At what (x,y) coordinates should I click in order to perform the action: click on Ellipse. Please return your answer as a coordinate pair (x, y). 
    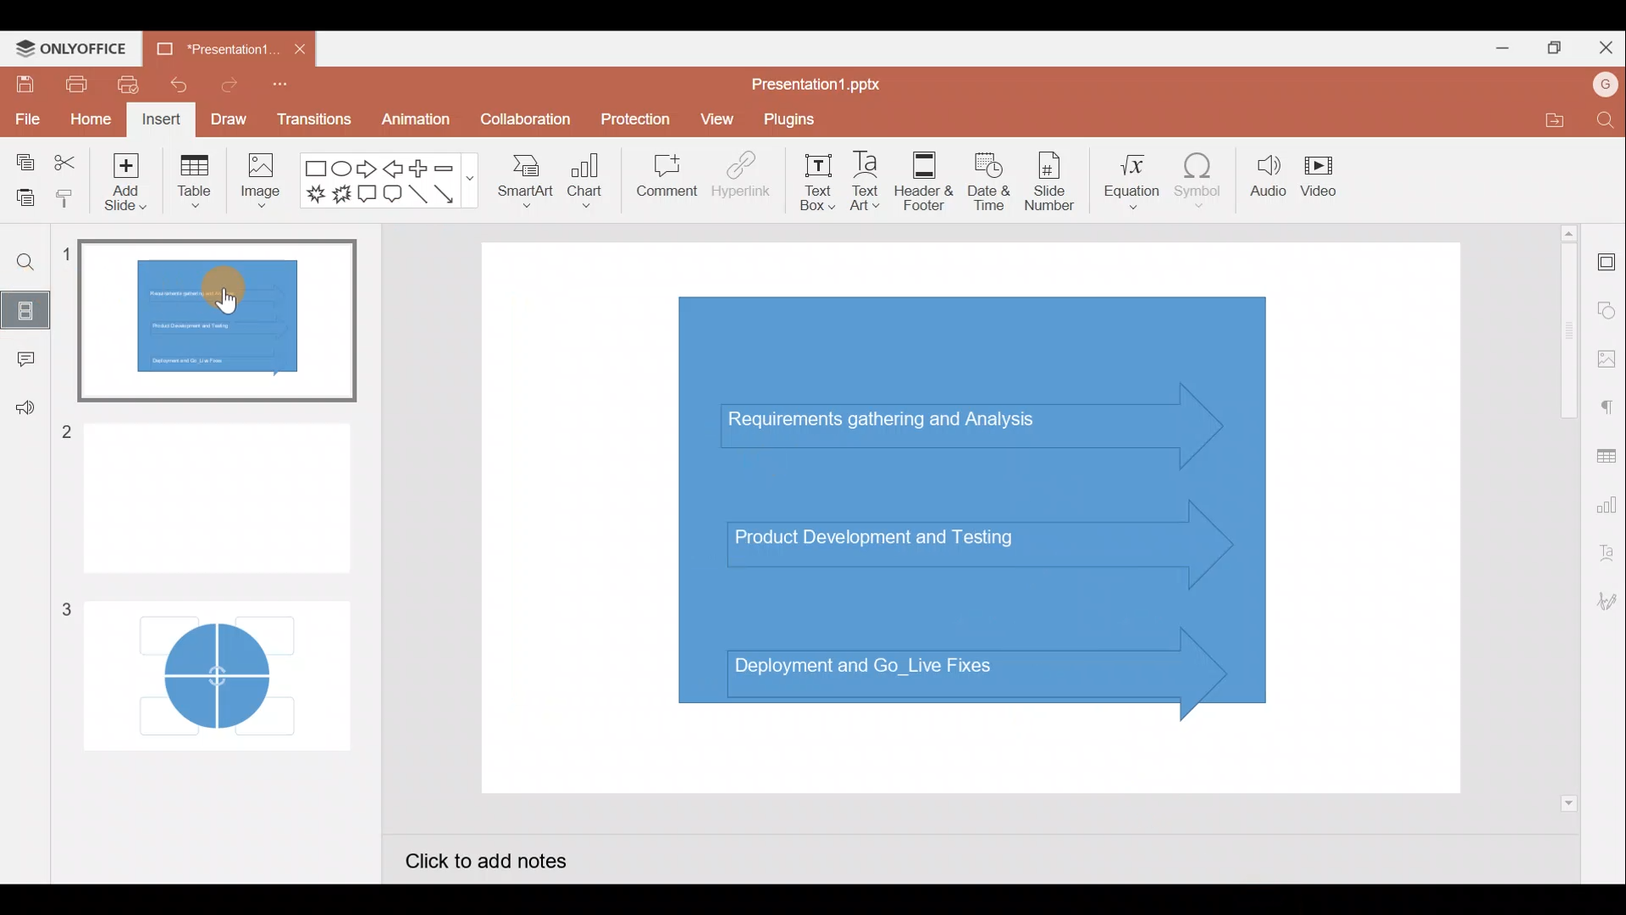
    Looking at the image, I should click on (340, 170).